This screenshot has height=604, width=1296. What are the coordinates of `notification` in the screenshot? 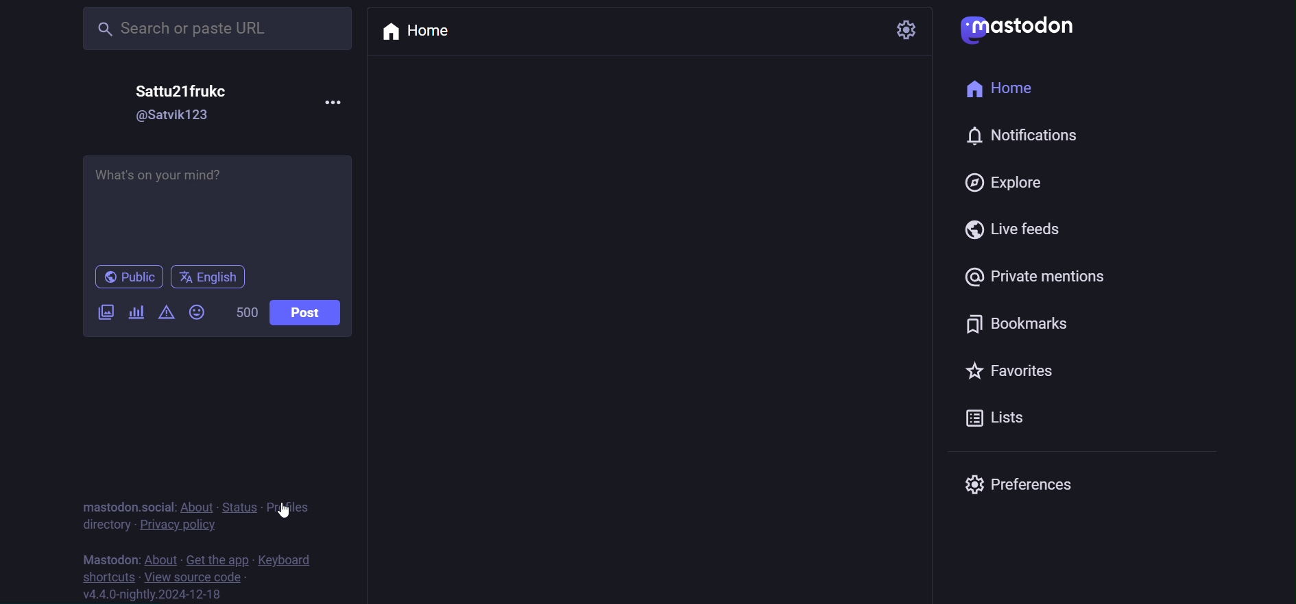 It's located at (1027, 132).